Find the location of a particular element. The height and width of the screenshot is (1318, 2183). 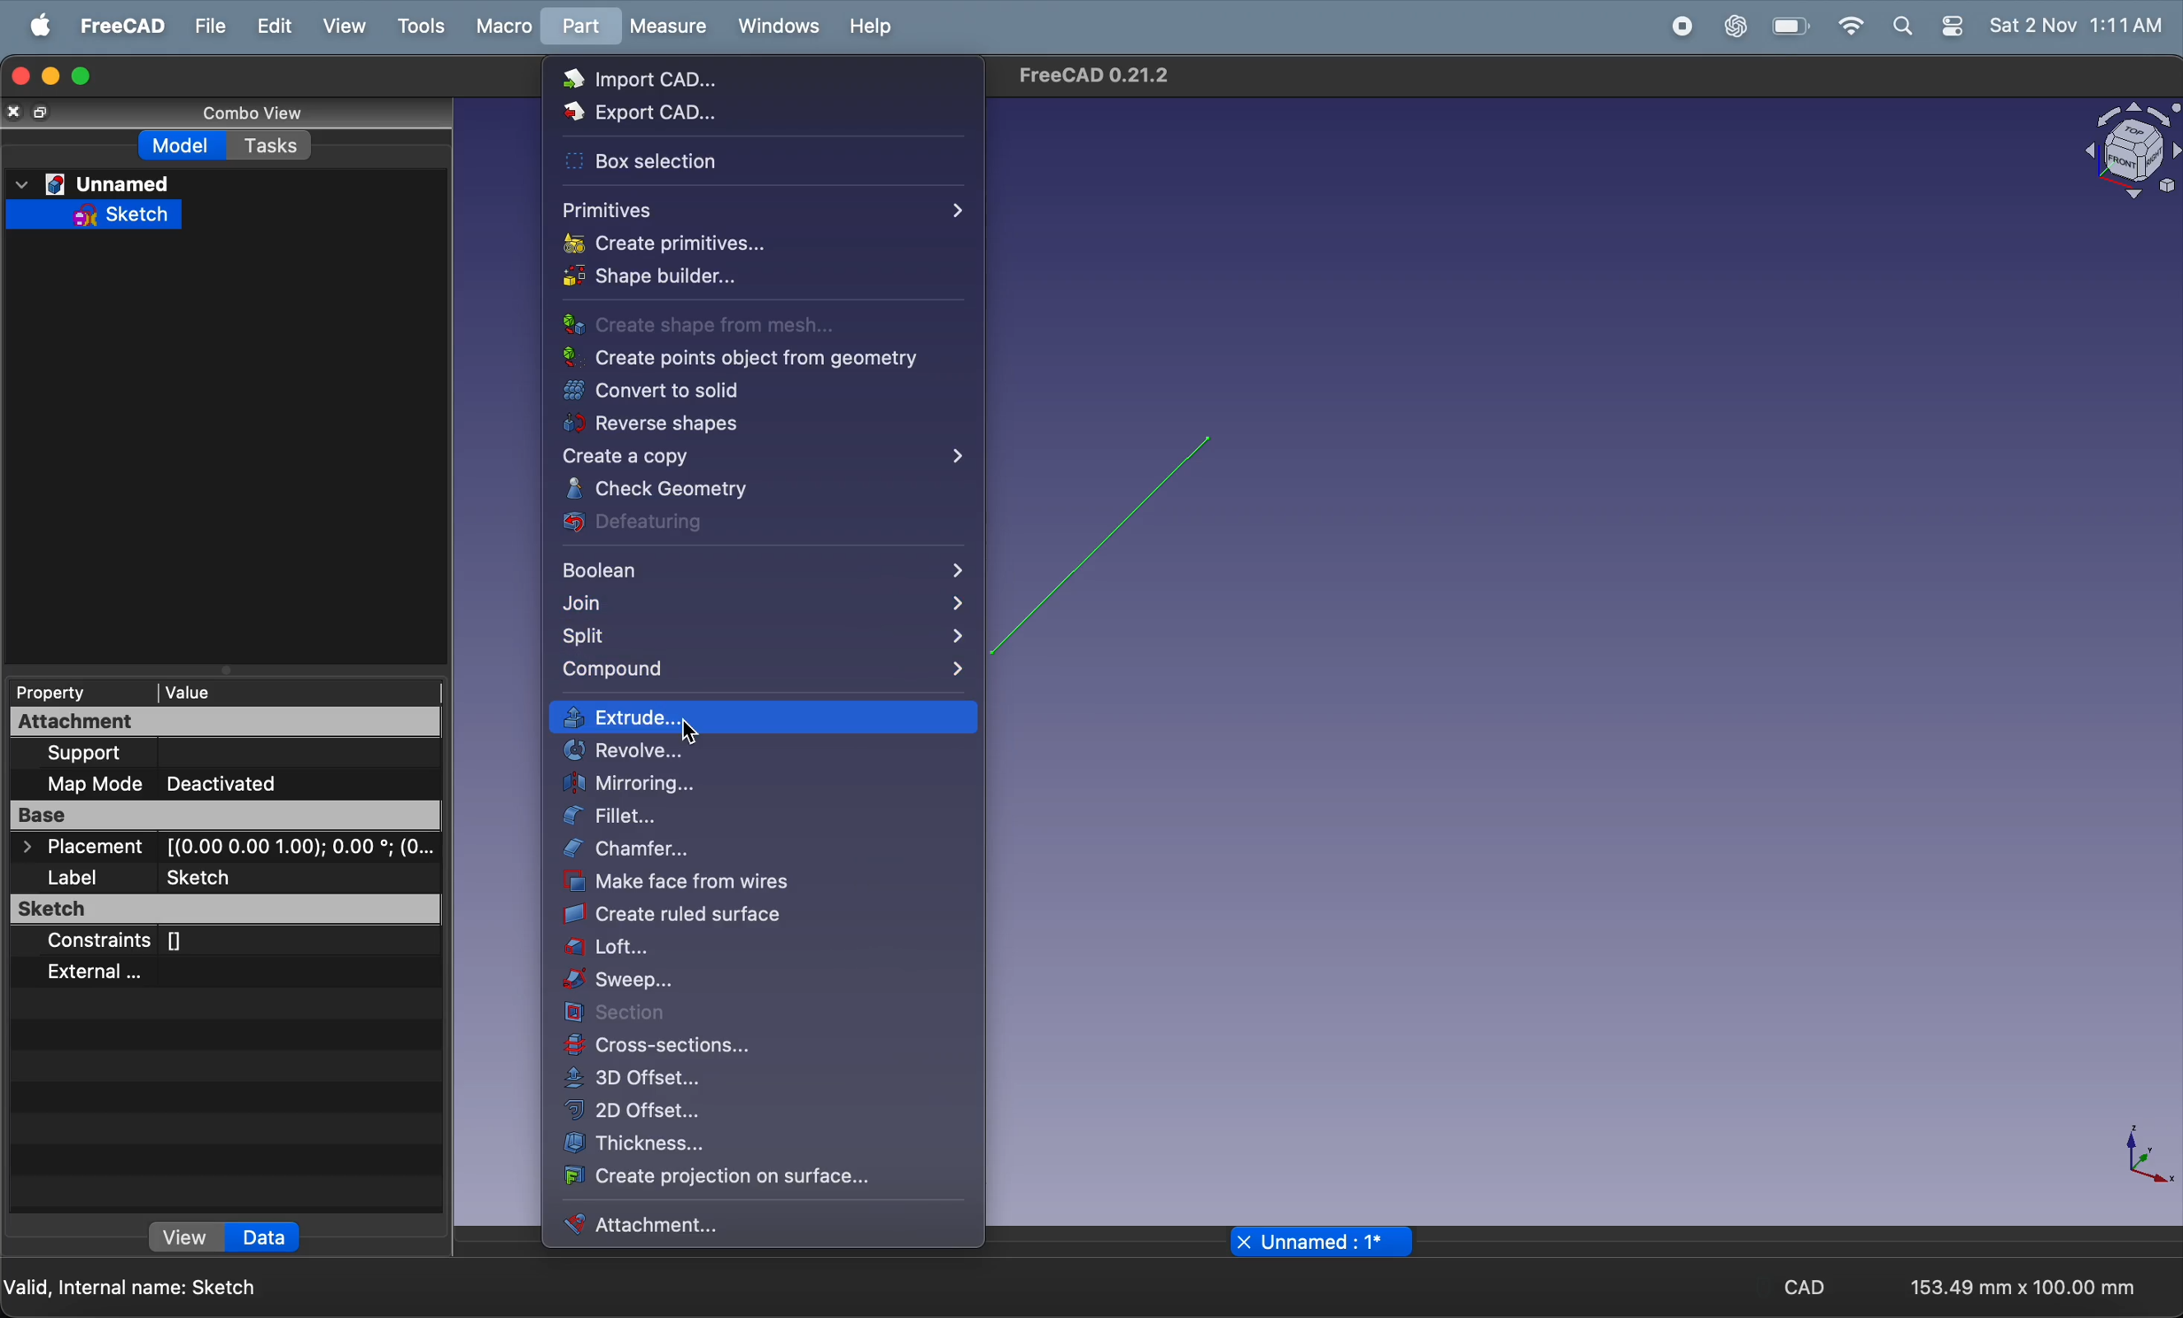

join is located at coordinates (760, 604).